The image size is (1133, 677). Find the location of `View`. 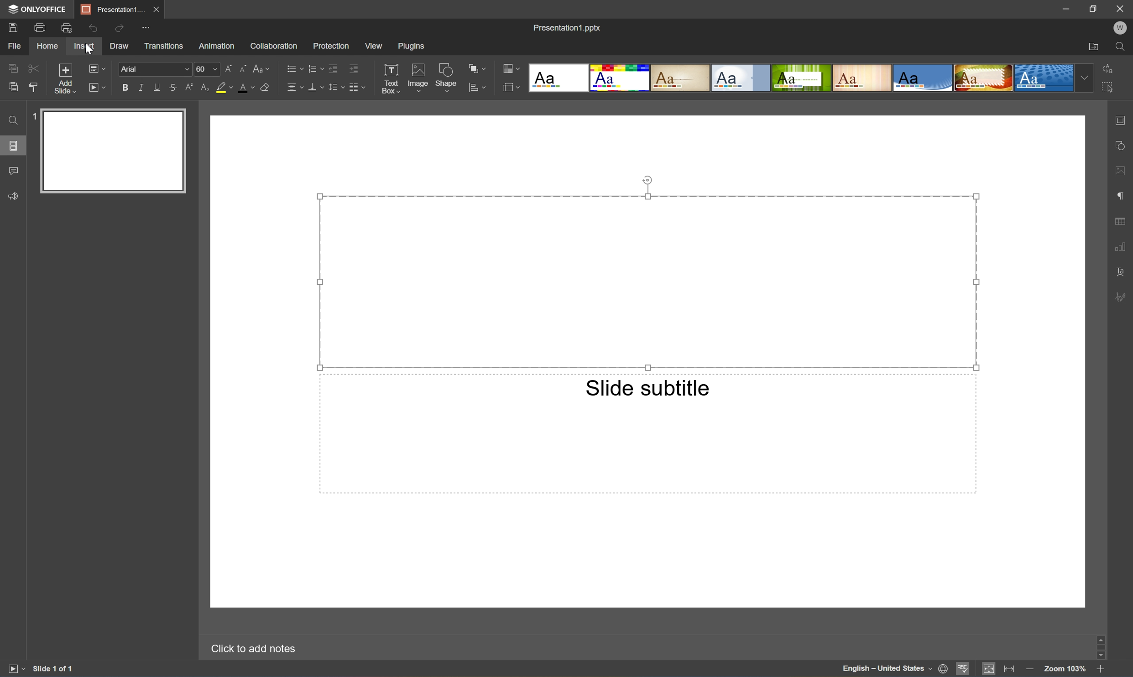

View is located at coordinates (374, 46).